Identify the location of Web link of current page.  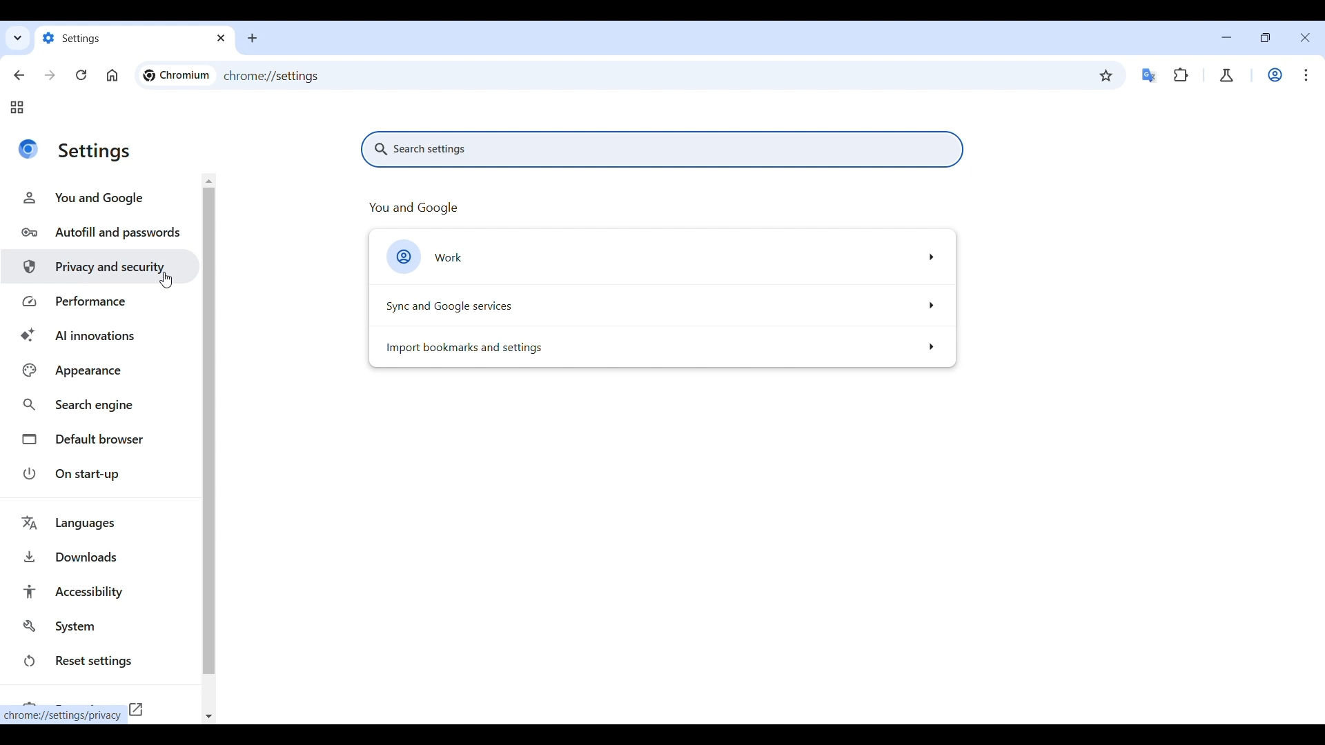
(271, 77).